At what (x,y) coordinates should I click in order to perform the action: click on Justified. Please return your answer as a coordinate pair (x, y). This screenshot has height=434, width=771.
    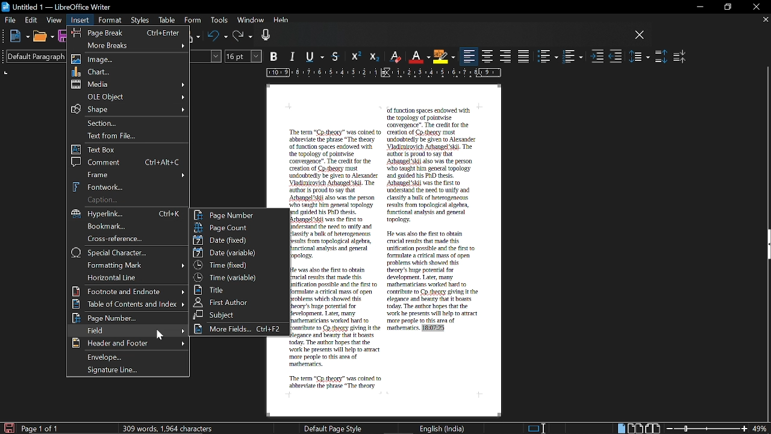
    Looking at the image, I should click on (524, 56).